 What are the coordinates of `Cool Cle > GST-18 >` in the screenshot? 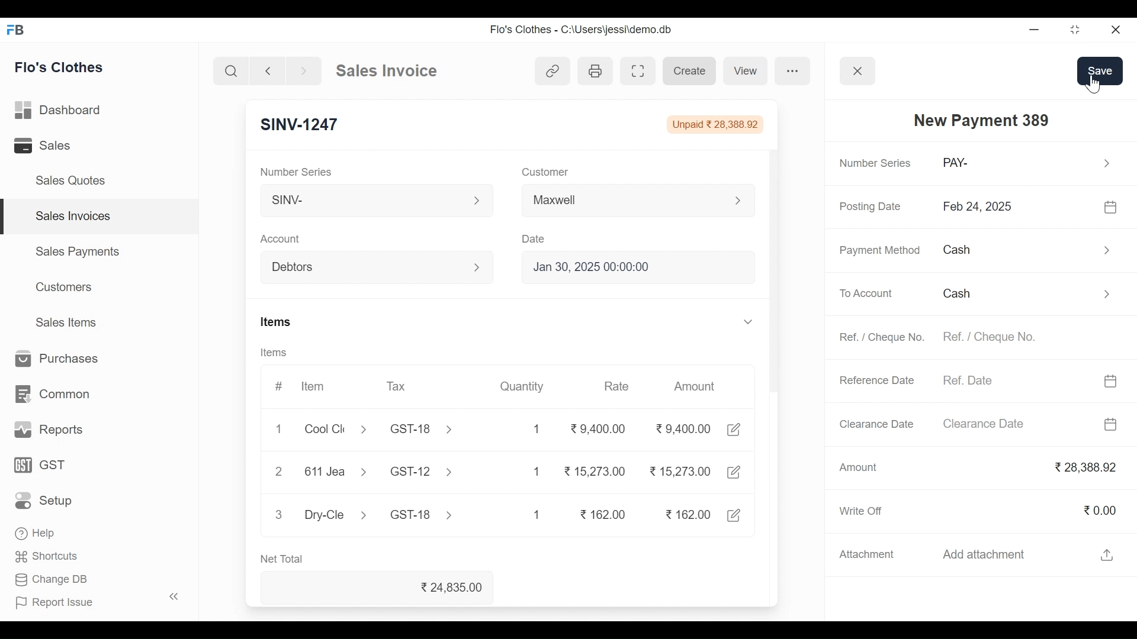 It's located at (381, 428).